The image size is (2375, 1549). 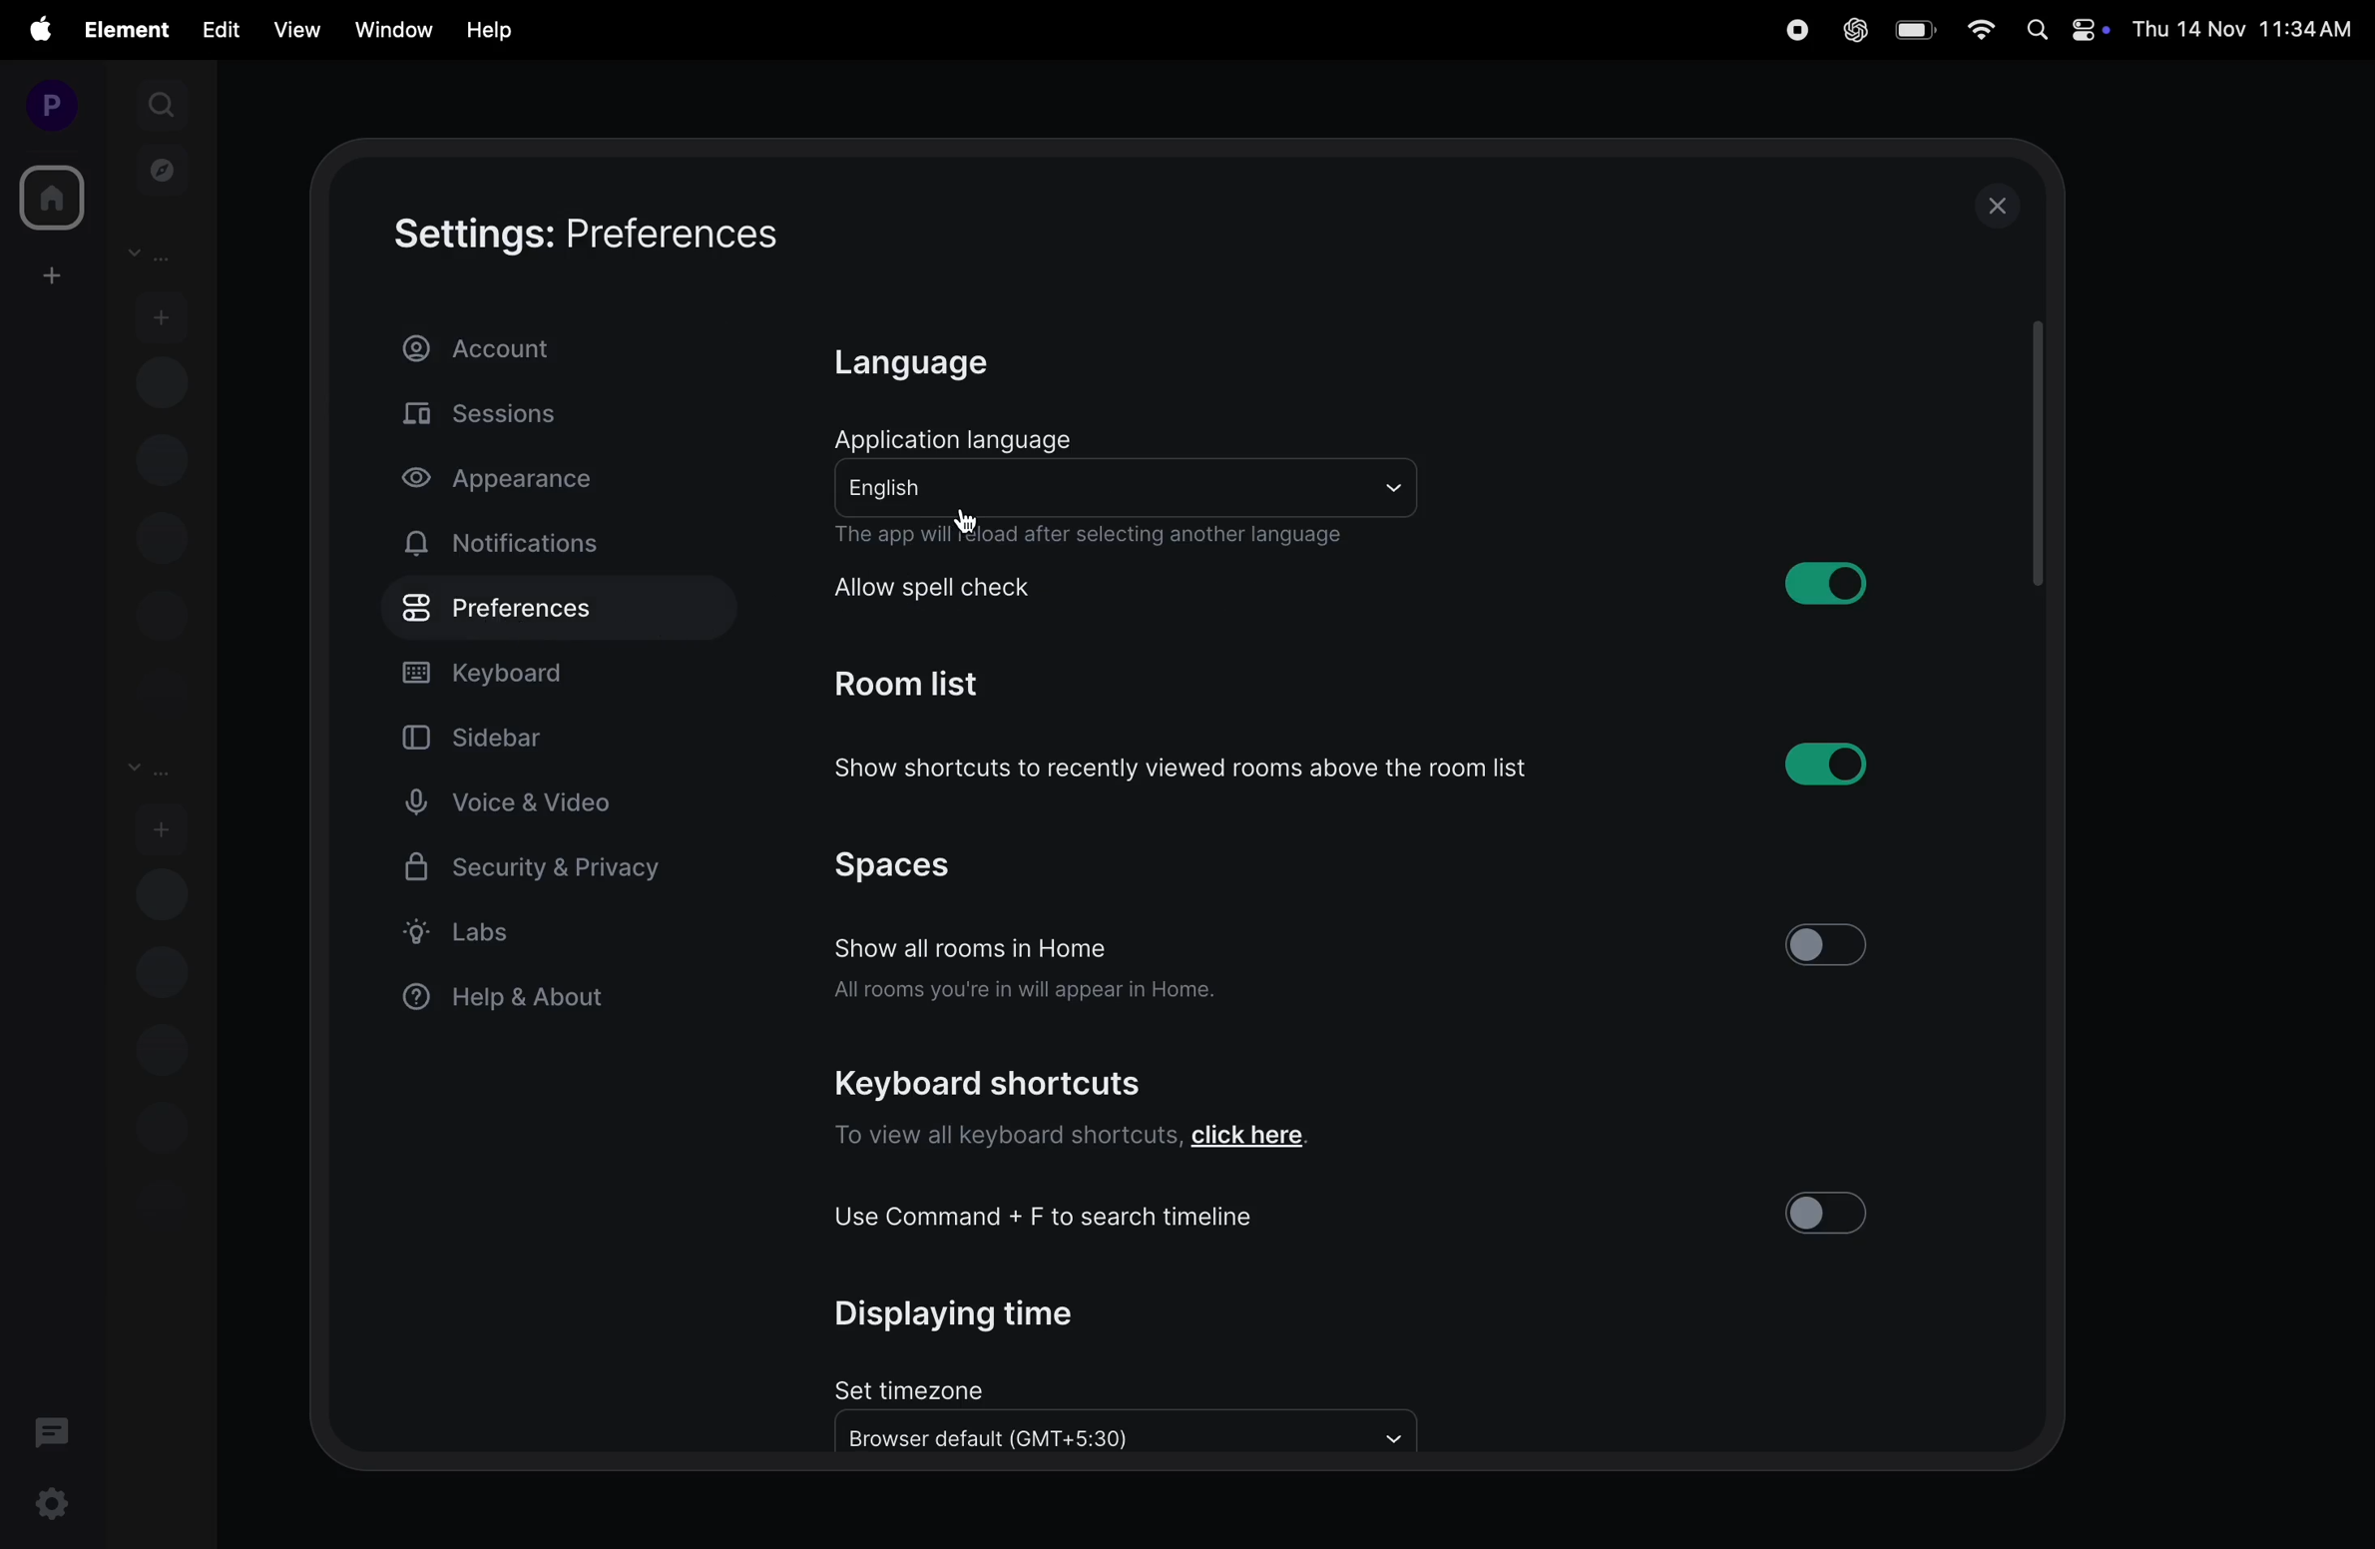 What do you see at coordinates (973, 438) in the screenshot?
I see `application language` at bounding box center [973, 438].